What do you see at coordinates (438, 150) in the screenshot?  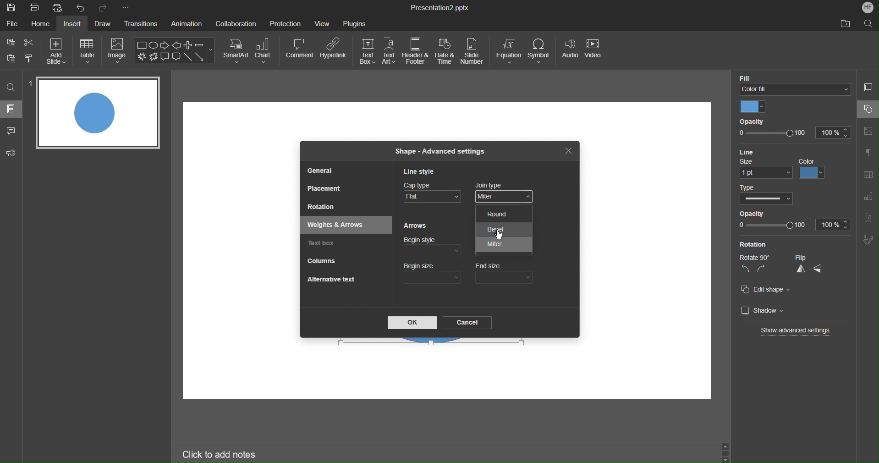 I see `Shape - Advanced Settings` at bounding box center [438, 150].